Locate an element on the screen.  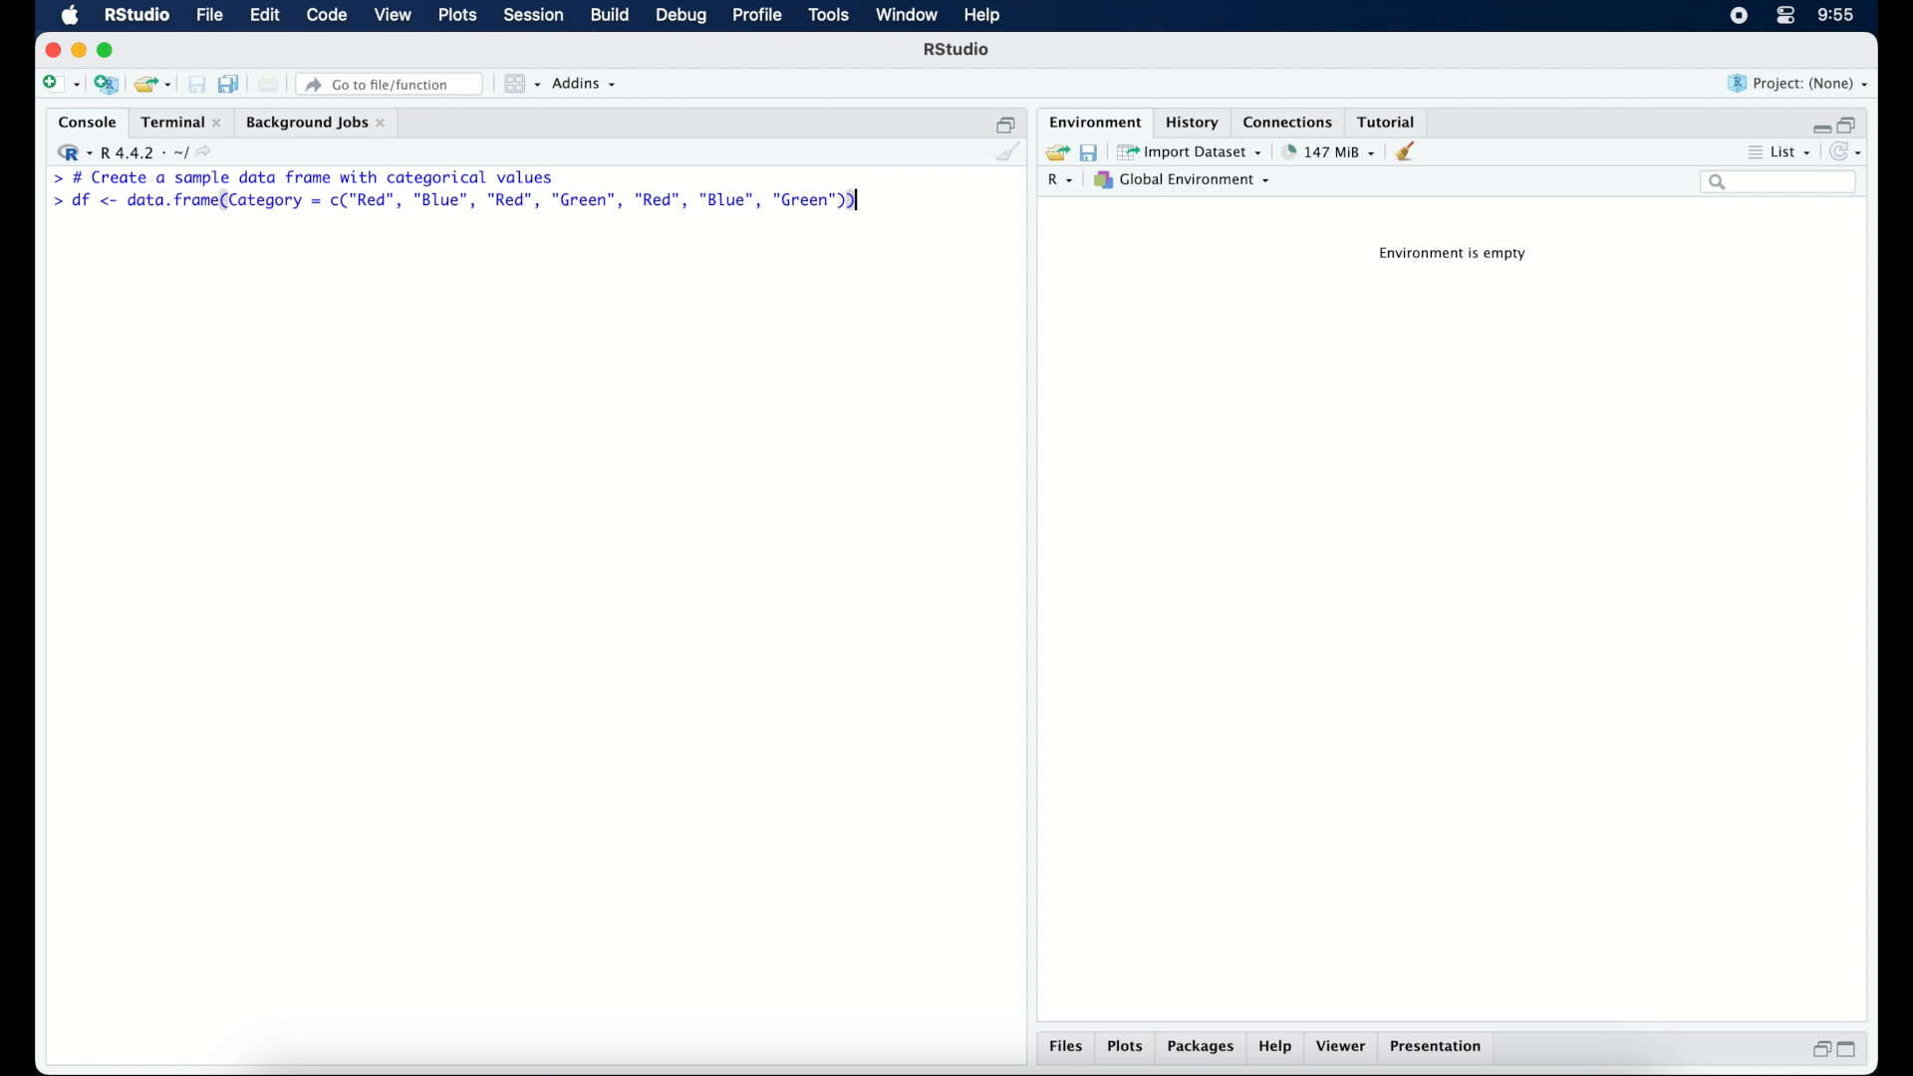
minimize is located at coordinates (1817, 125).